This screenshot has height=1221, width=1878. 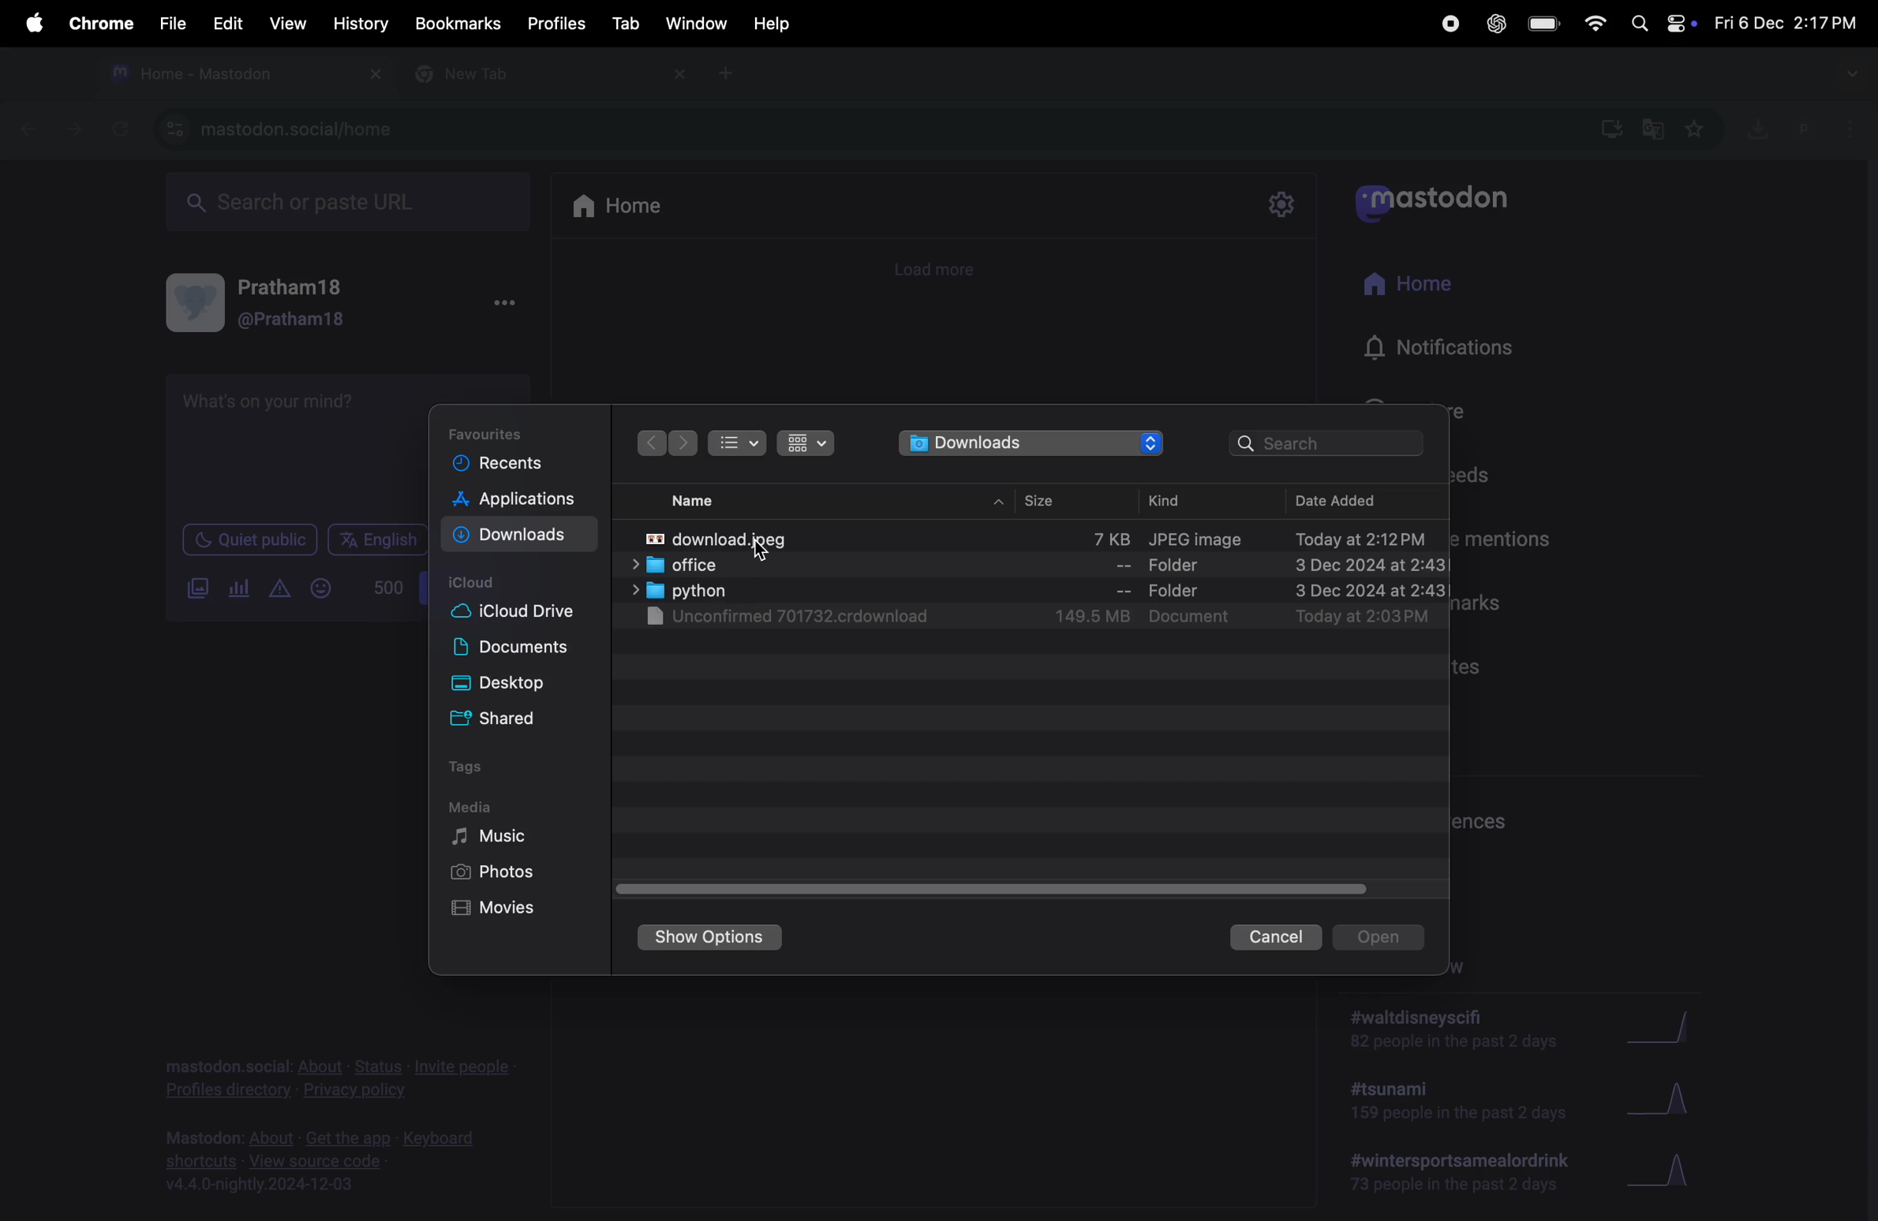 I want to click on user profile, so click(x=281, y=304).